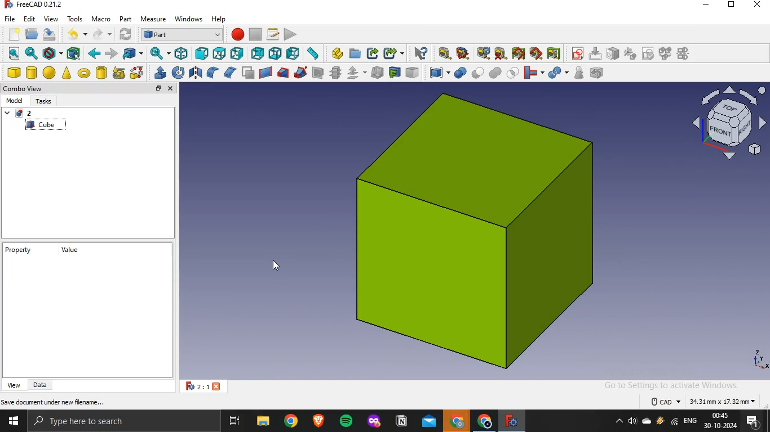 This screenshot has height=432, width=770. What do you see at coordinates (119, 73) in the screenshot?
I see `create primitive` at bounding box center [119, 73].